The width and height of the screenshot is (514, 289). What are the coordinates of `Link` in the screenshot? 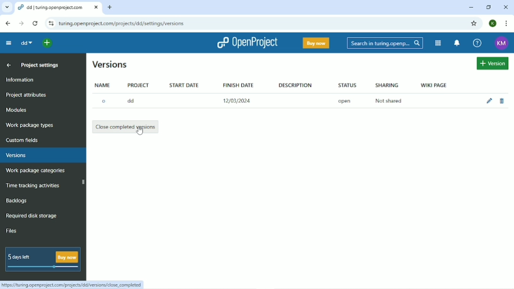 It's located at (74, 285).